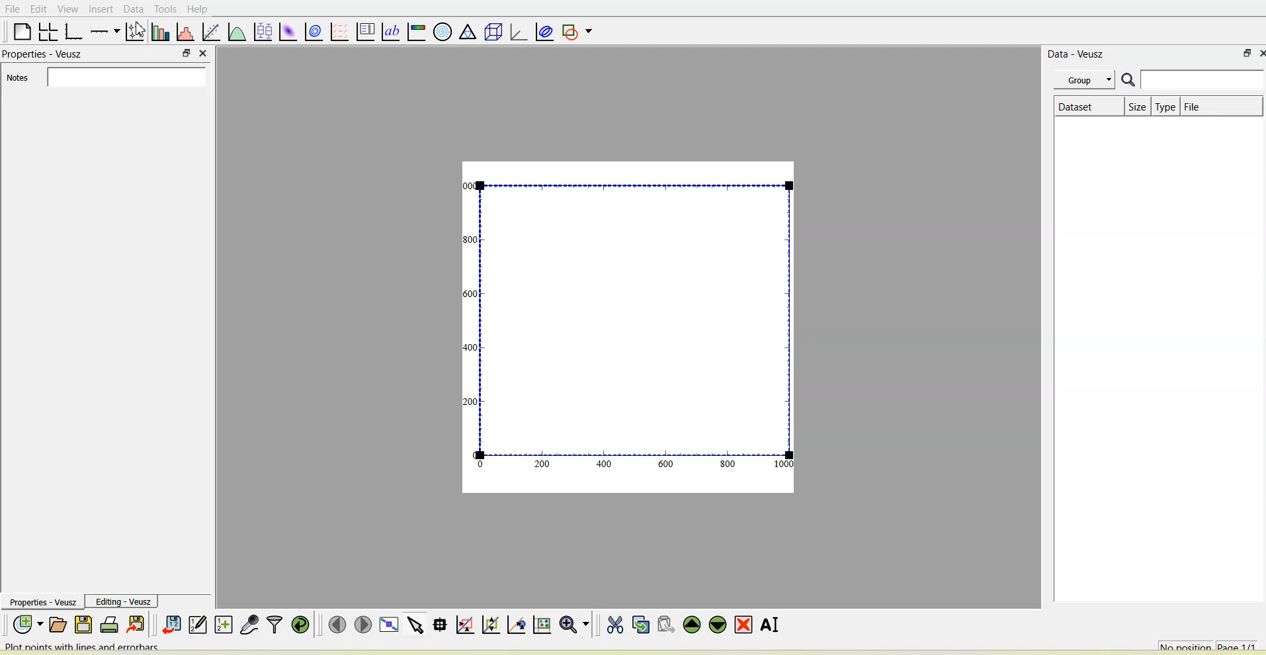  Describe the element at coordinates (468, 32) in the screenshot. I see `ternary graph` at that location.